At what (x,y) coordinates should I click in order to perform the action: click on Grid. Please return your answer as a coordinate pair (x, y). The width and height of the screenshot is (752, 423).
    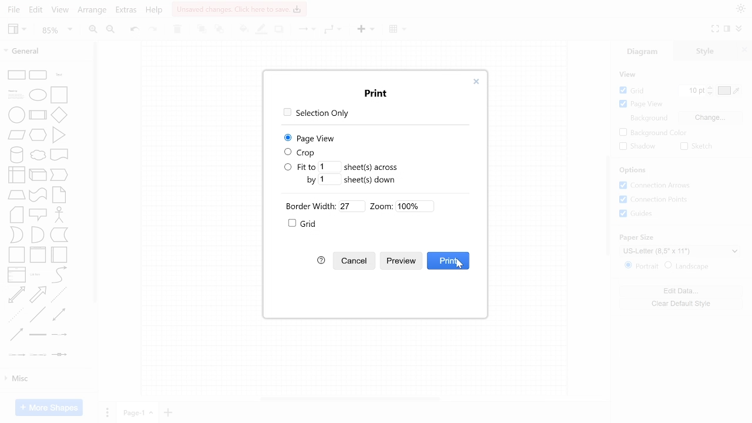
    Looking at the image, I should click on (307, 223).